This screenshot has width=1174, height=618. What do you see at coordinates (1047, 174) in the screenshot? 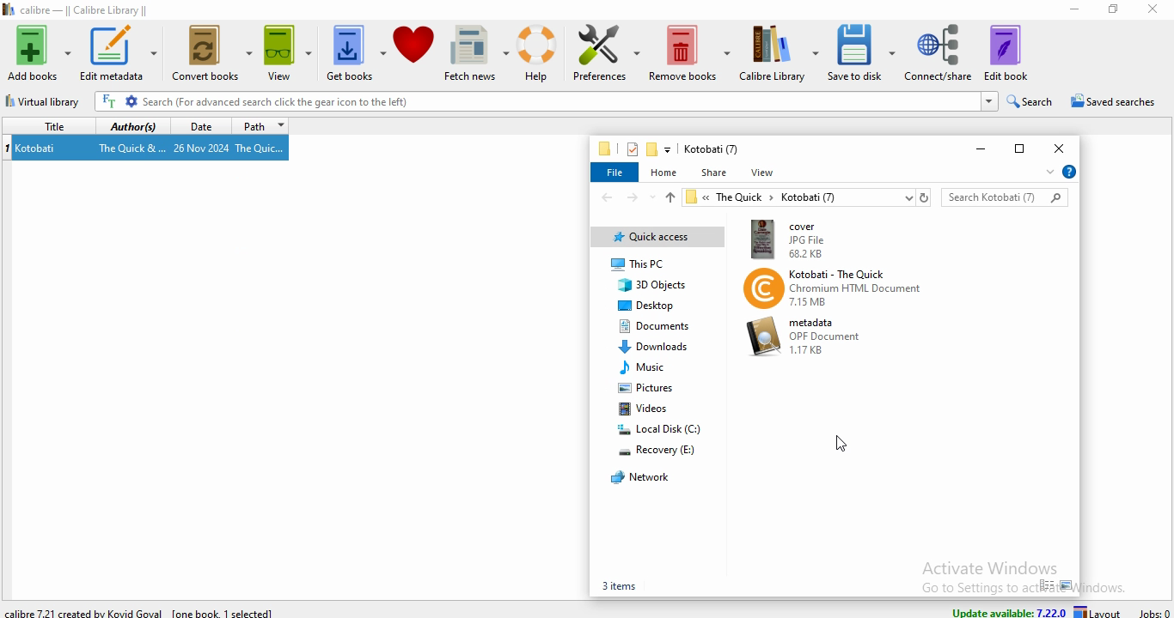
I see `expand` at bounding box center [1047, 174].